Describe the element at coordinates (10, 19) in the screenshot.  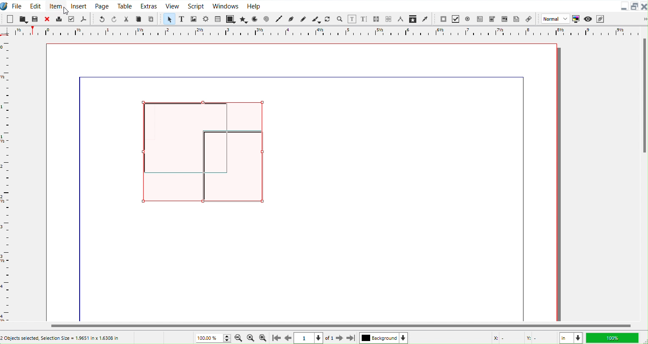
I see `New` at that location.